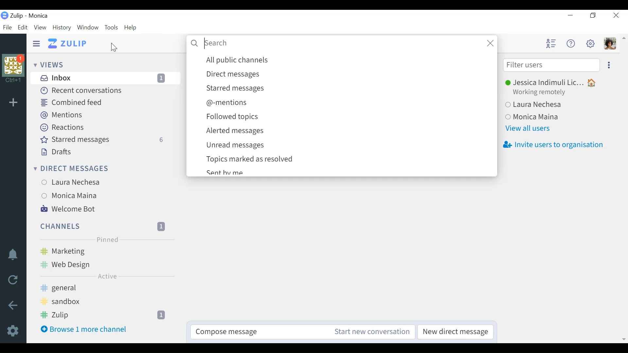  I want to click on Users, so click(552, 88).